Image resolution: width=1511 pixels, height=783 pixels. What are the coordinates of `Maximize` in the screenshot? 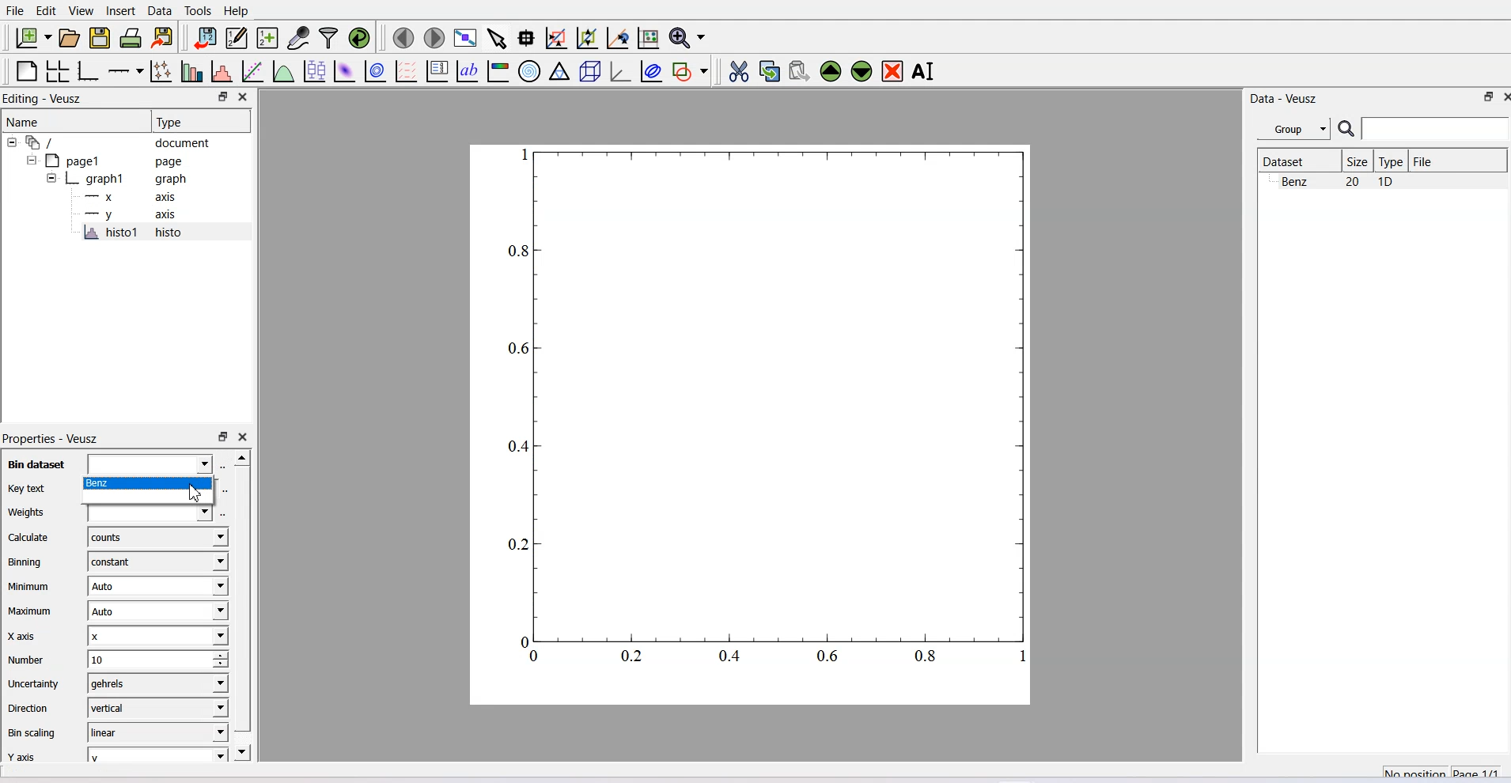 It's located at (222, 97).